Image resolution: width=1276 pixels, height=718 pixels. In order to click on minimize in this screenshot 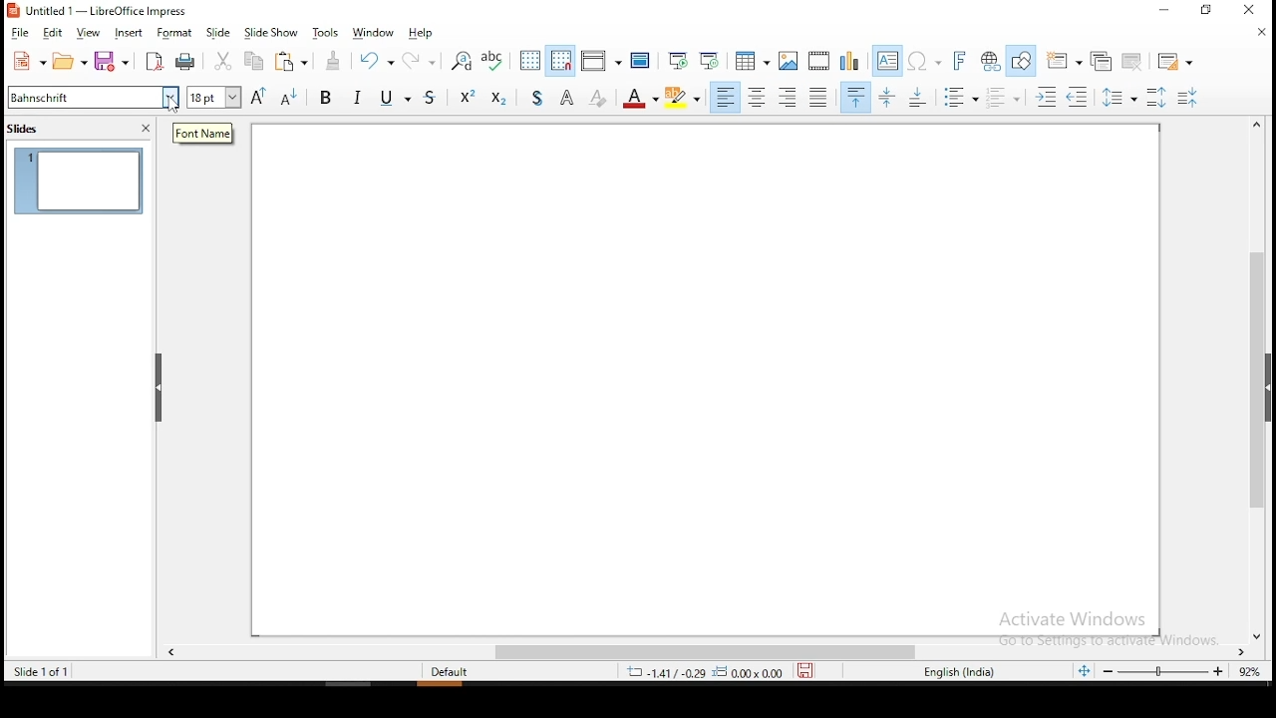, I will do `click(1163, 11)`.